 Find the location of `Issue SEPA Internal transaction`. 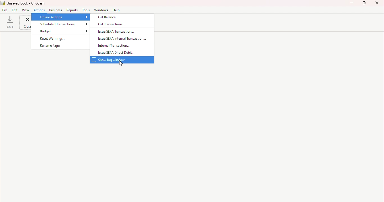

Issue SEPA Internal transaction is located at coordinates (121, 38).